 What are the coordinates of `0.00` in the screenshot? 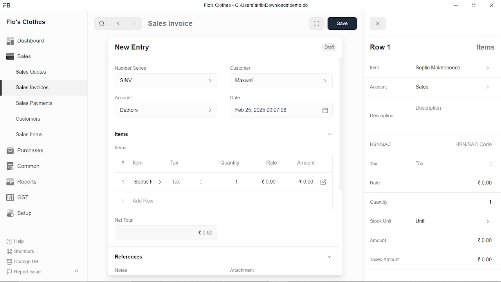 It's located at (165, 232).